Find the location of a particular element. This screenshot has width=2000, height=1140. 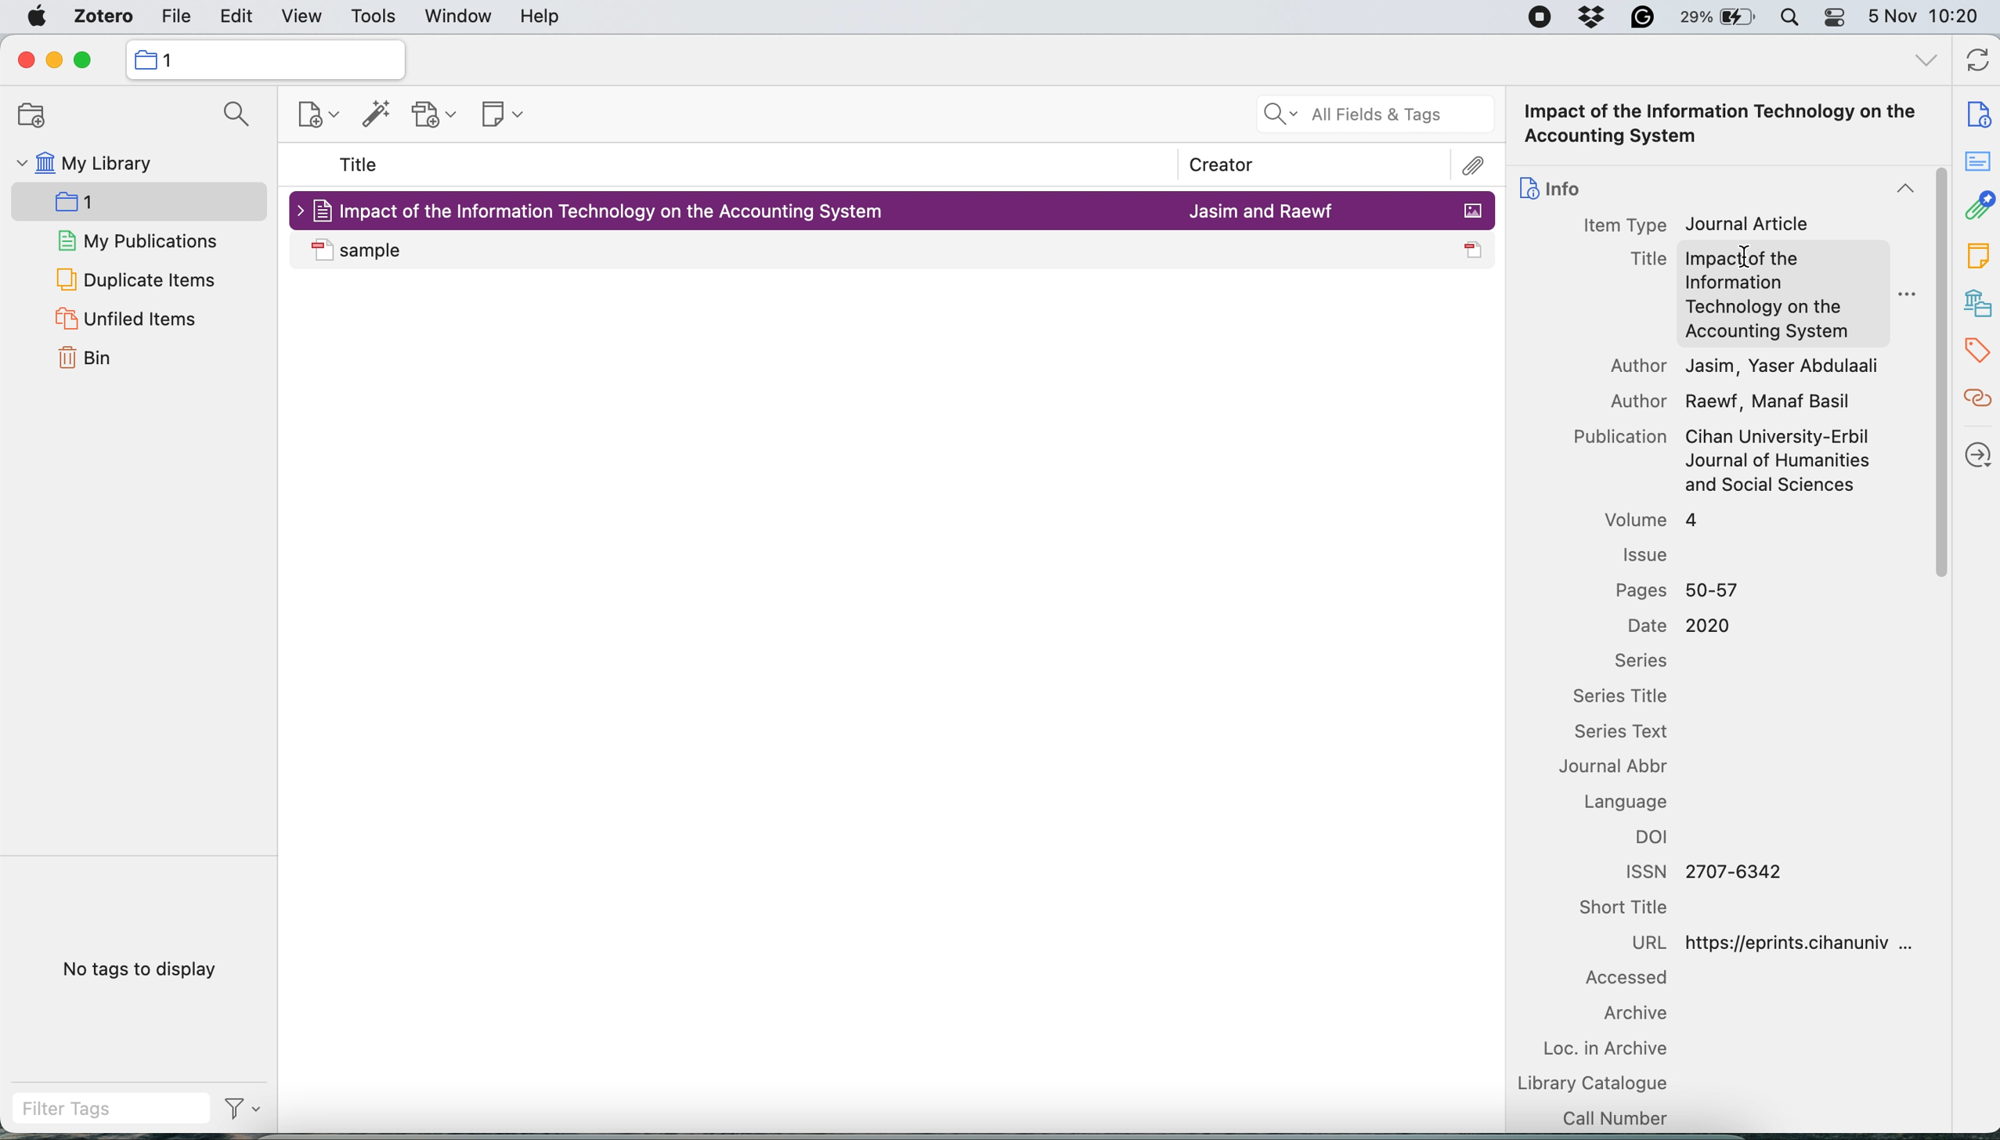

series is located at coordinates (1641, 662).